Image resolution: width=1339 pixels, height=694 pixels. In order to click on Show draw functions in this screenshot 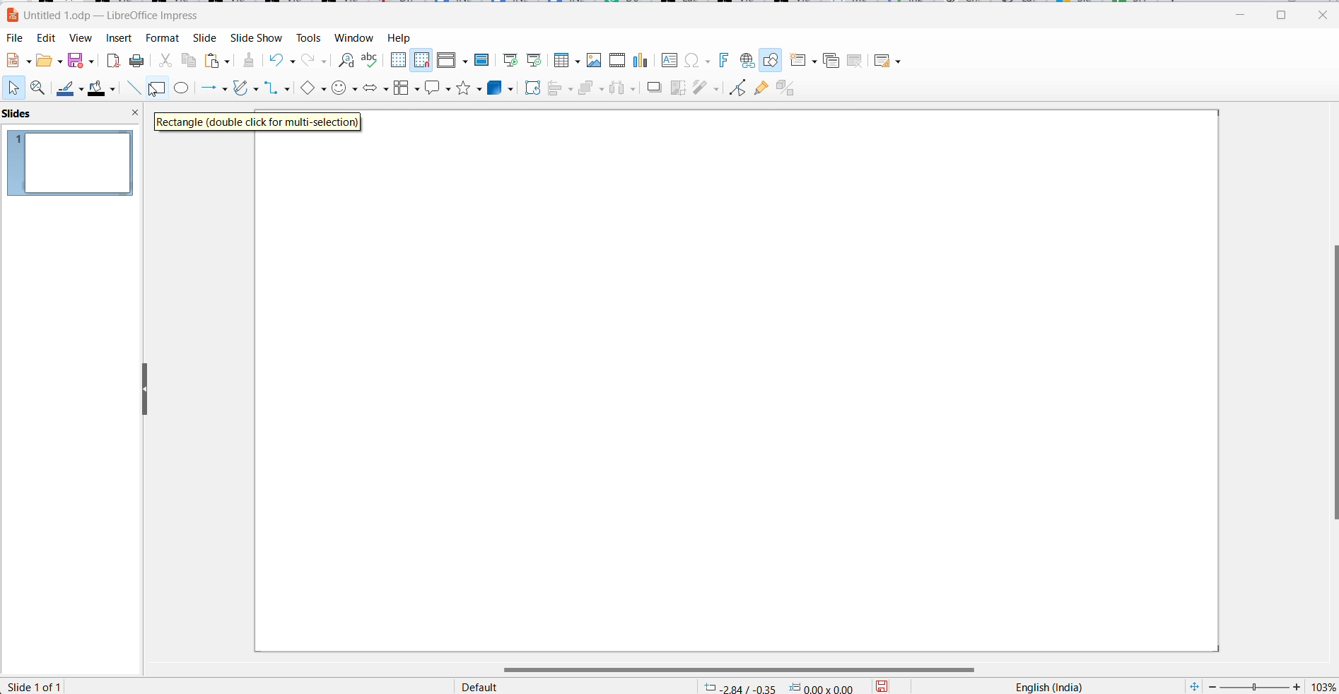, I will do `click(772, 61)`.